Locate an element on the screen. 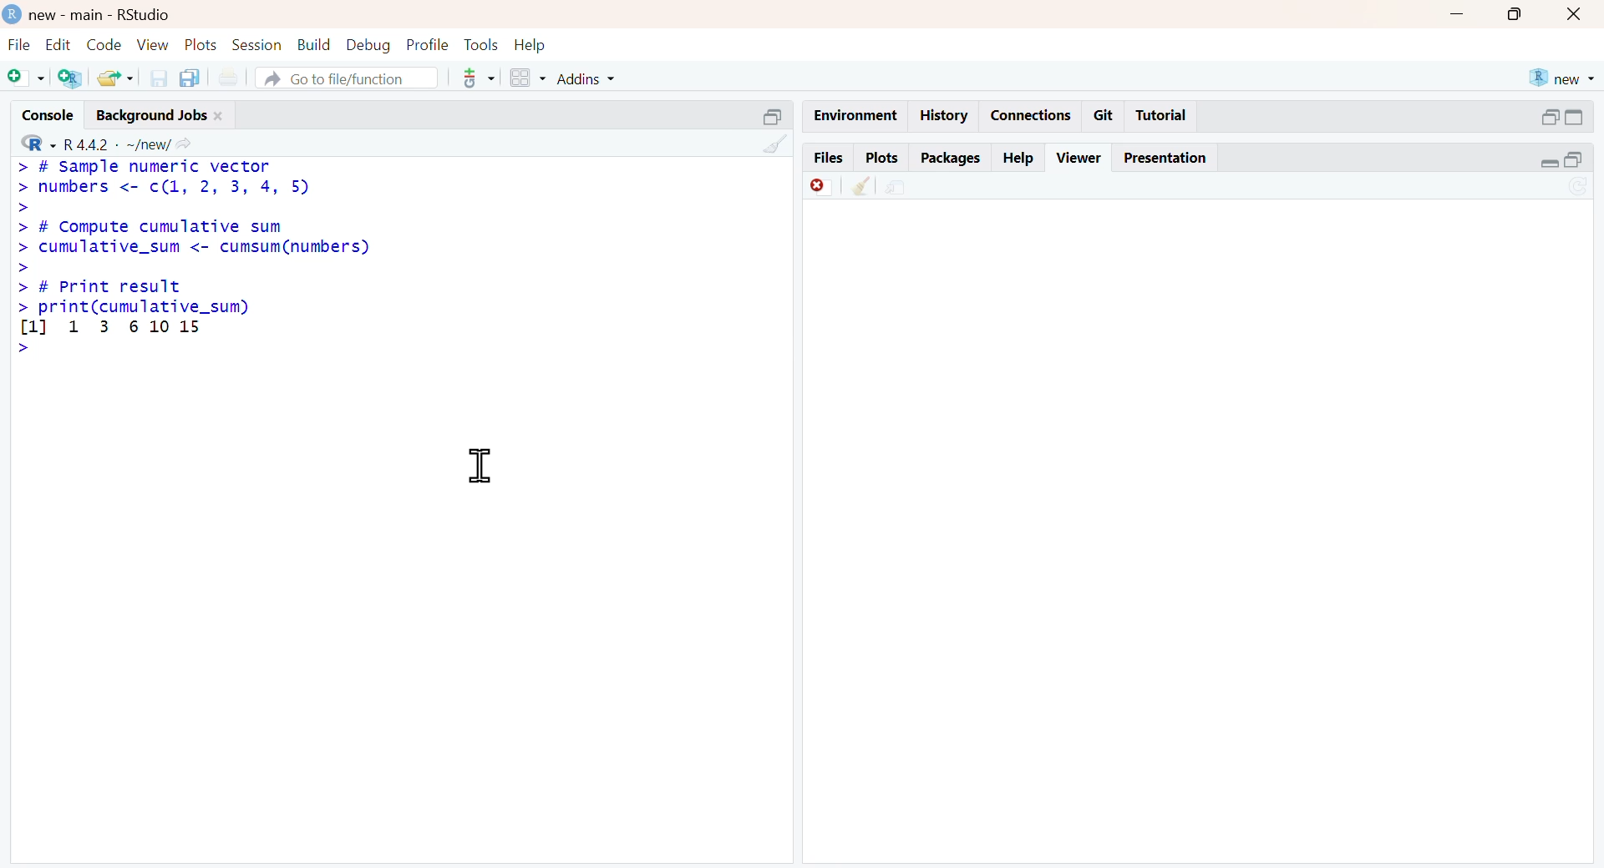 This screenshot has height=868, width=1604. build is located at coordinates (315, 44).